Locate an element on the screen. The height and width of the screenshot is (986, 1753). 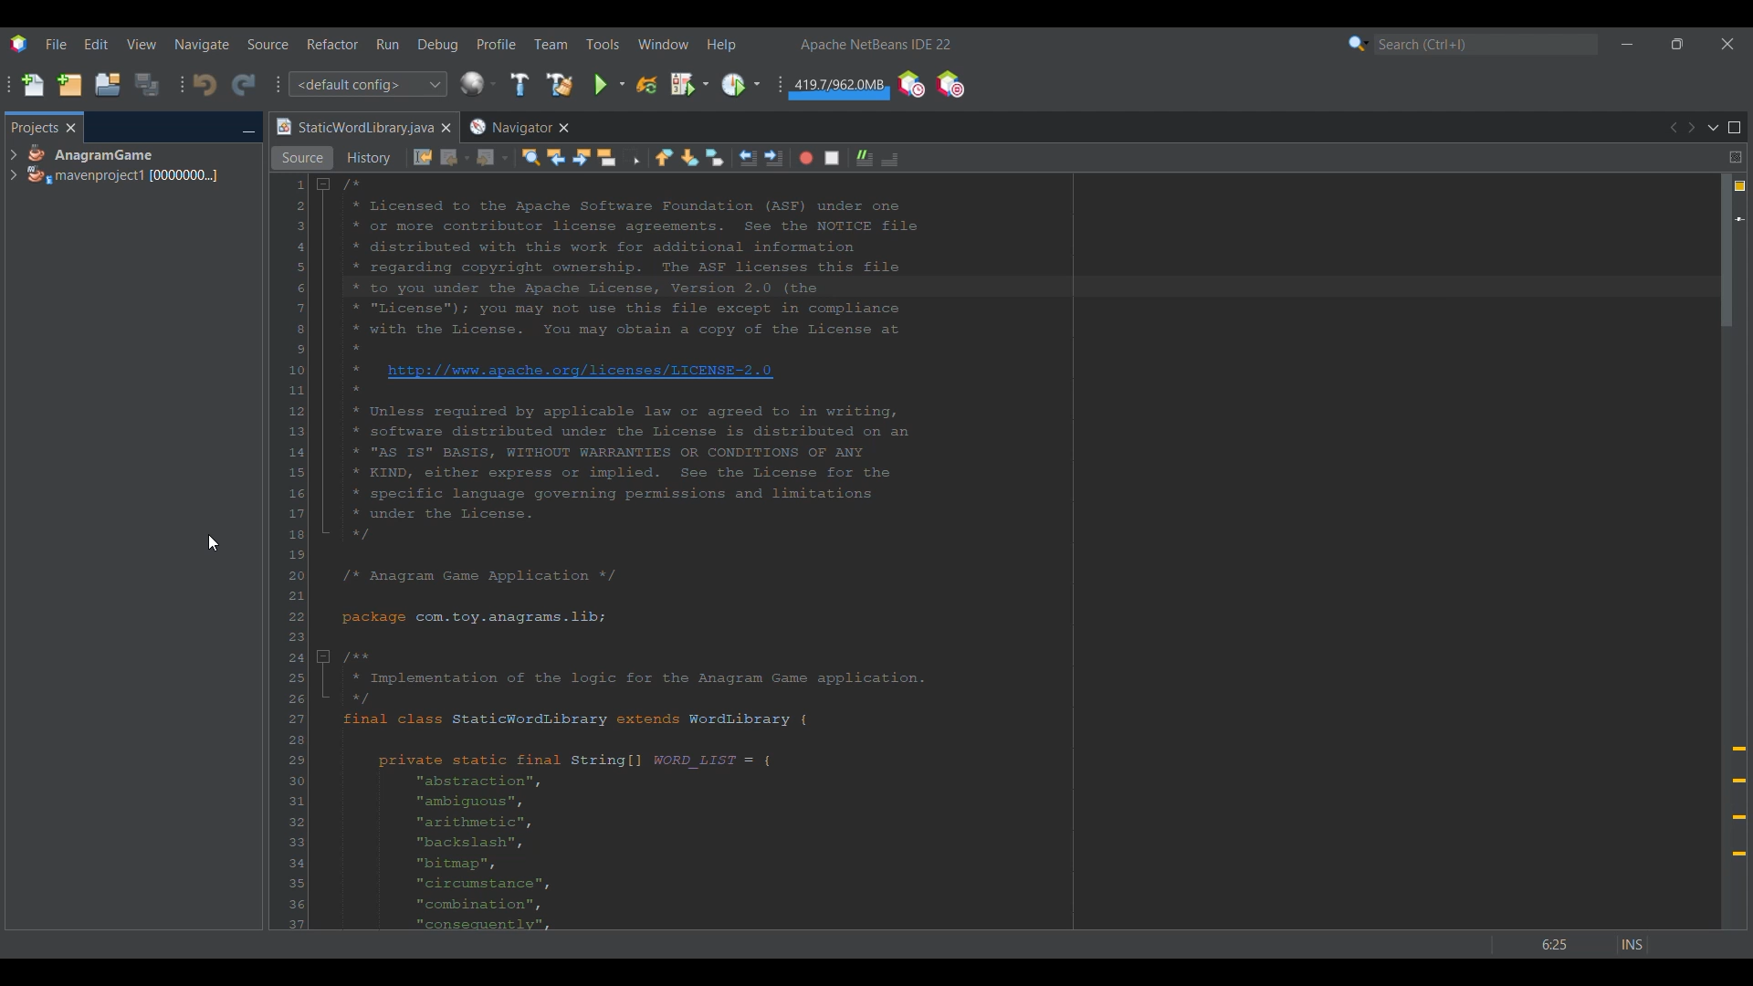
Next bookmark is located at coordinates (689, 158).